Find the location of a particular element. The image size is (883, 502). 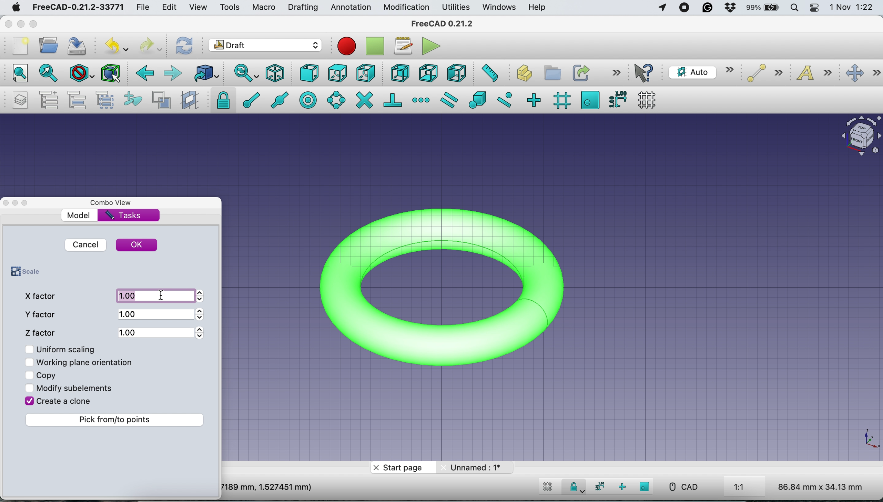

left is located at coordinates (455, 72).